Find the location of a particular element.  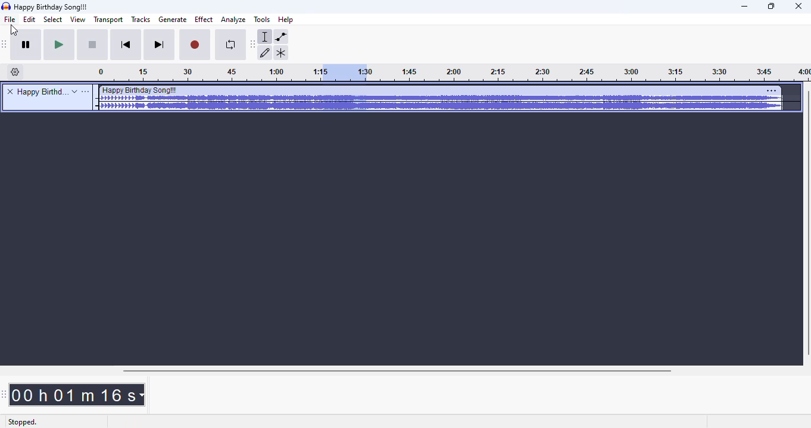

audacity tools toolbar is located at coordinates (252, 45).